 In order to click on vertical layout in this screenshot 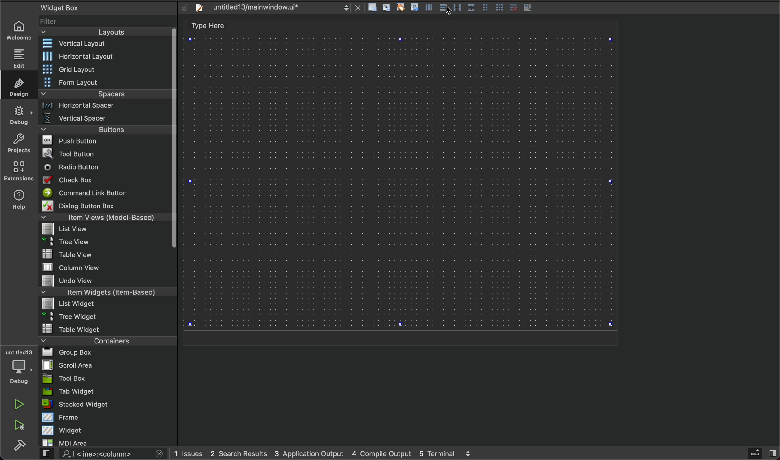, I will do `click(105, 43)`.